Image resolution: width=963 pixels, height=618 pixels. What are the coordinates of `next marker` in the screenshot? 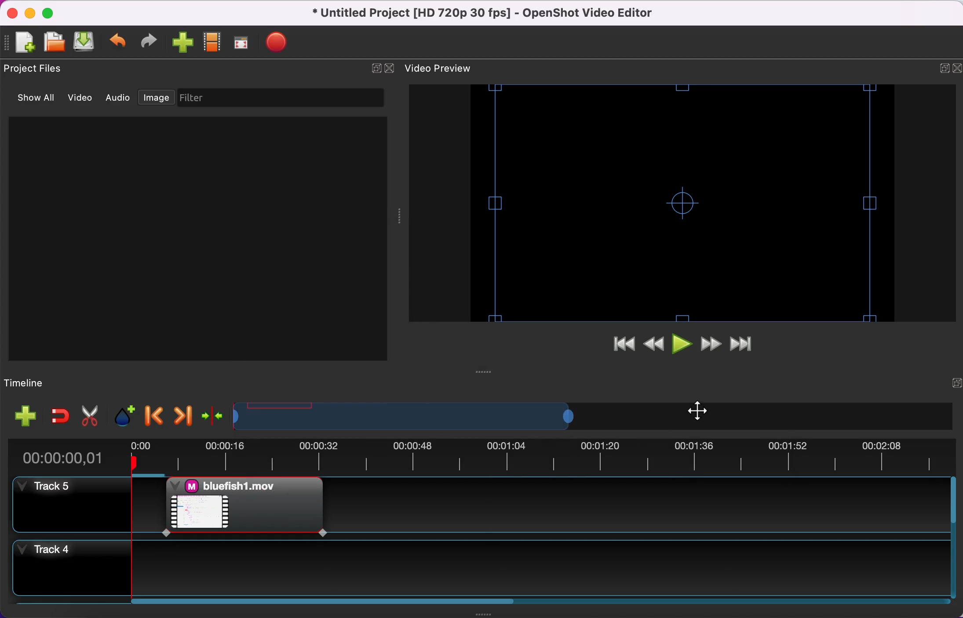 It's located at (183, 417).